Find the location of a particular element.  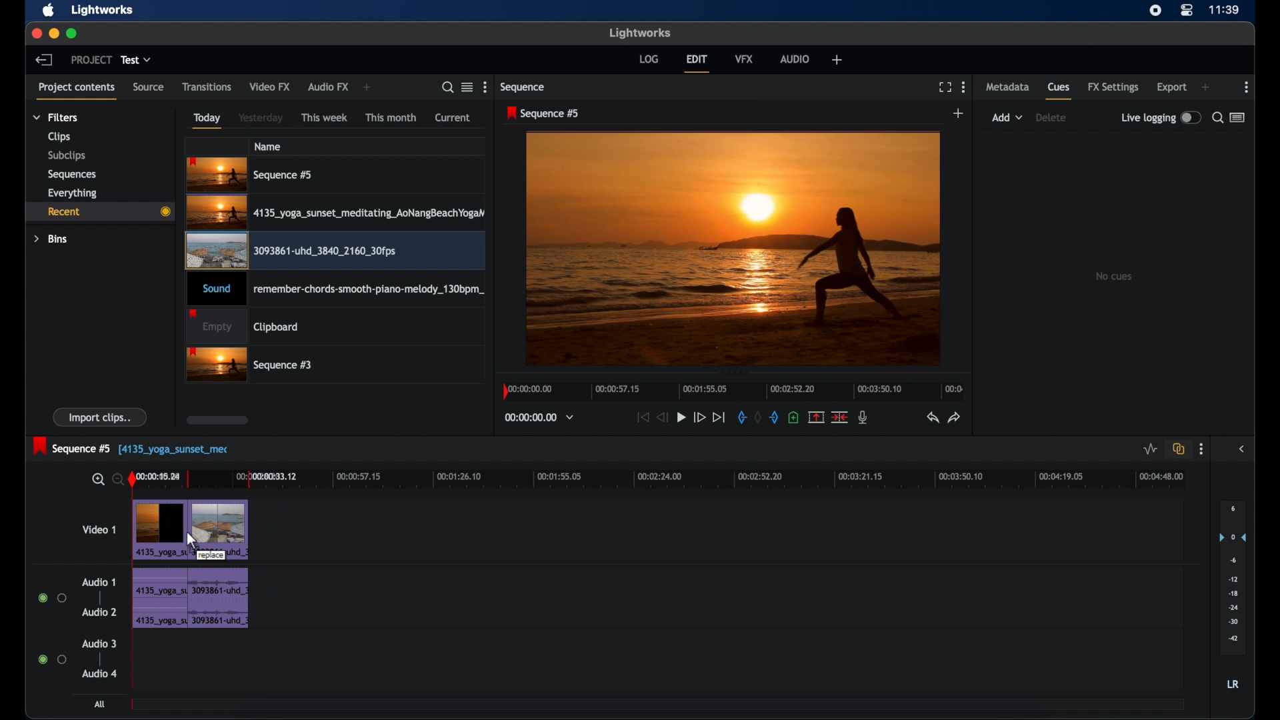

filters is located at coordinates (56, 117).